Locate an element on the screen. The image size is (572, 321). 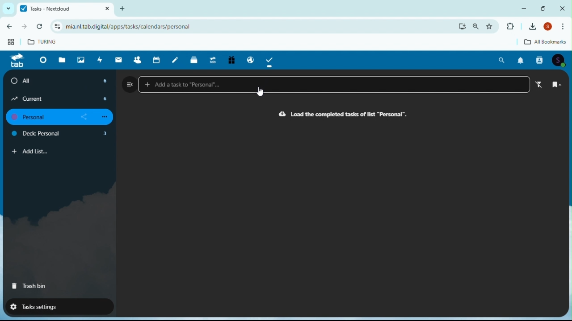
Notes is located at coordinates (177, 59).